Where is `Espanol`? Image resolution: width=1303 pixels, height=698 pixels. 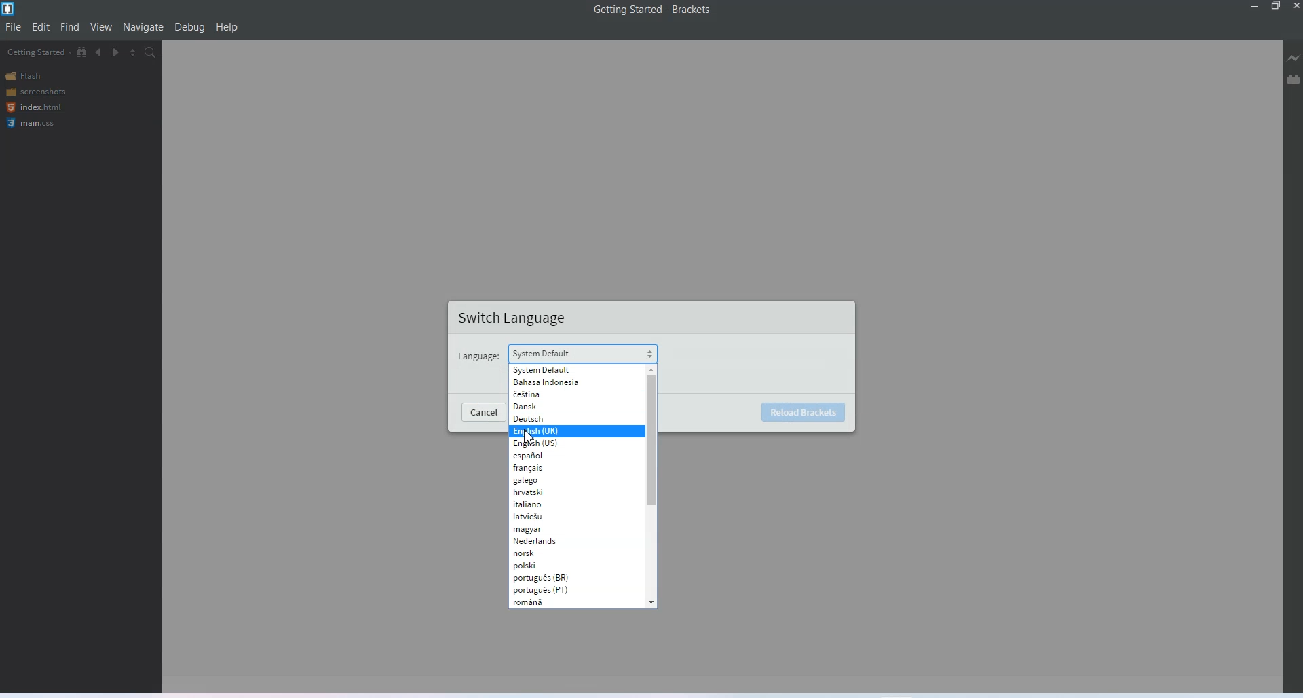 Espanol is located at coordinates (565, 456).